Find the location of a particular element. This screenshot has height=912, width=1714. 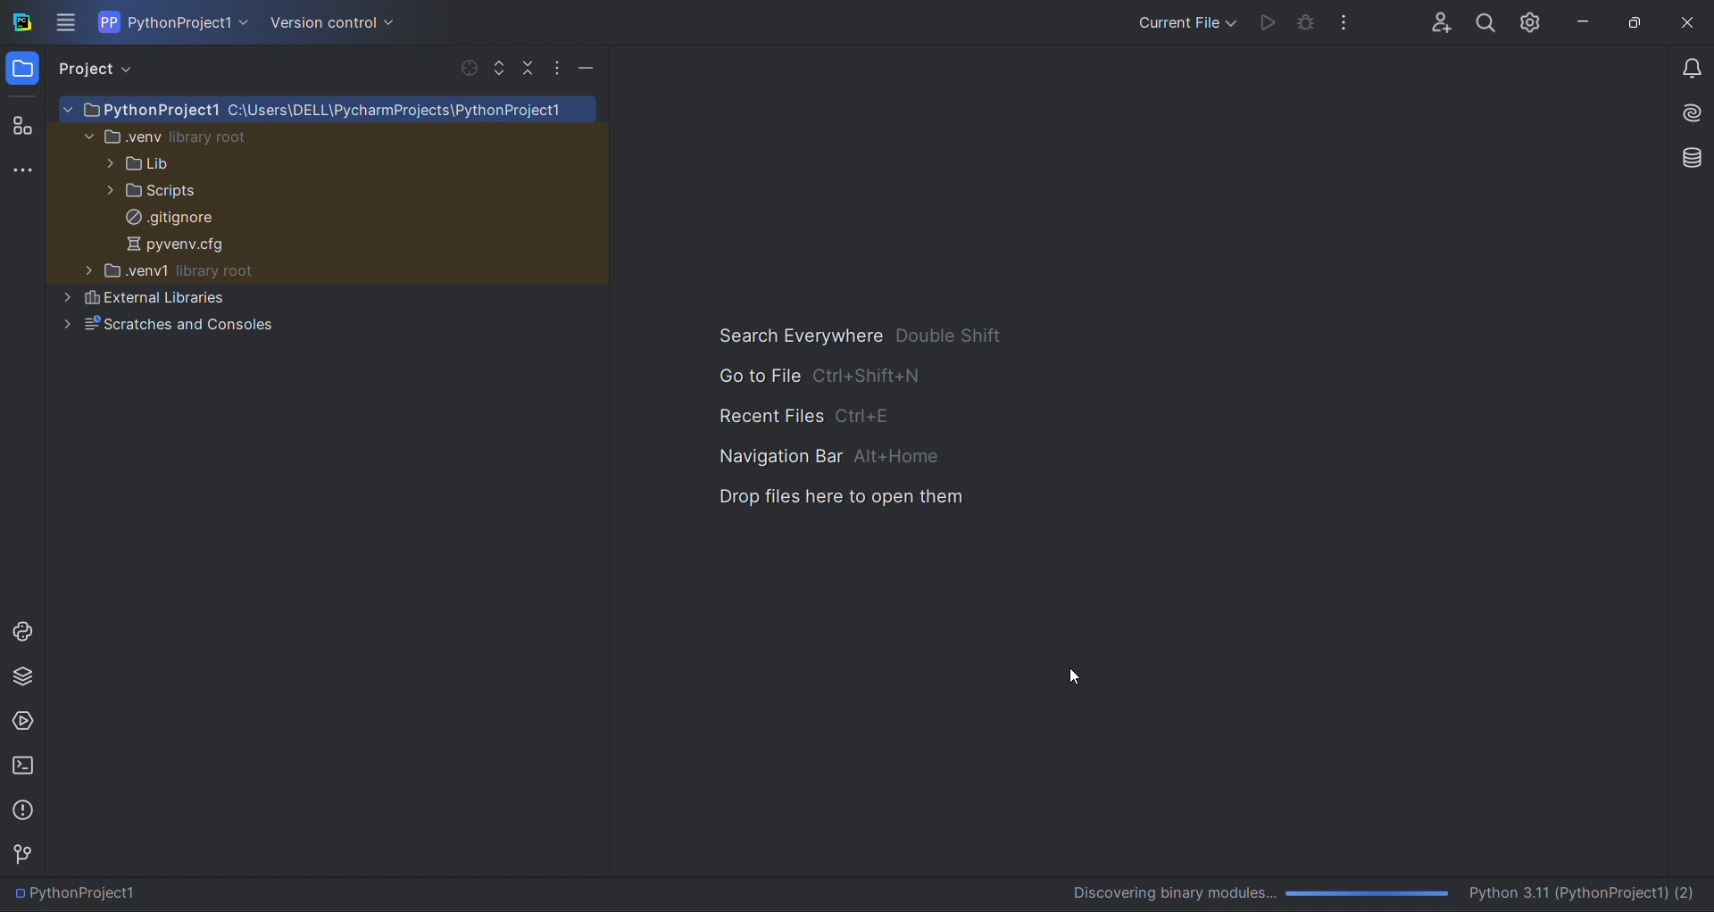

current project is located at coordinates (175, 21).